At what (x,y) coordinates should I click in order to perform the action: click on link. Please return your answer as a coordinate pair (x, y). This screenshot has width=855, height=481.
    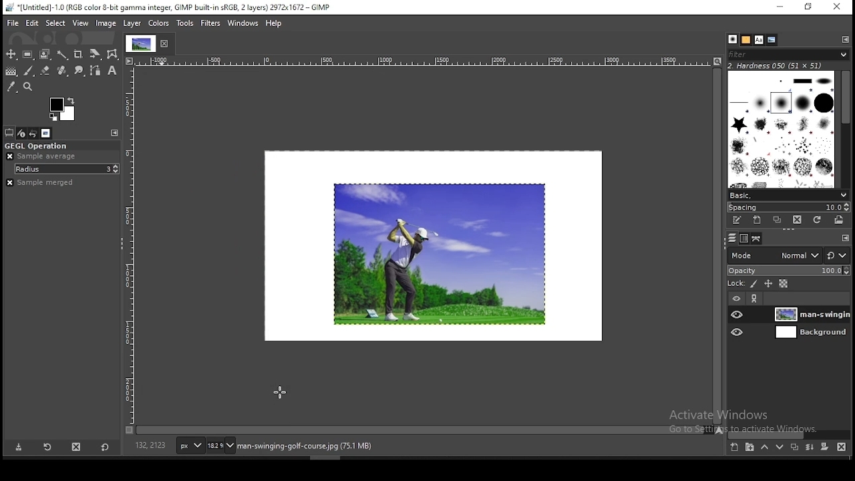
    Looking at the image, I should click on (755, 299).